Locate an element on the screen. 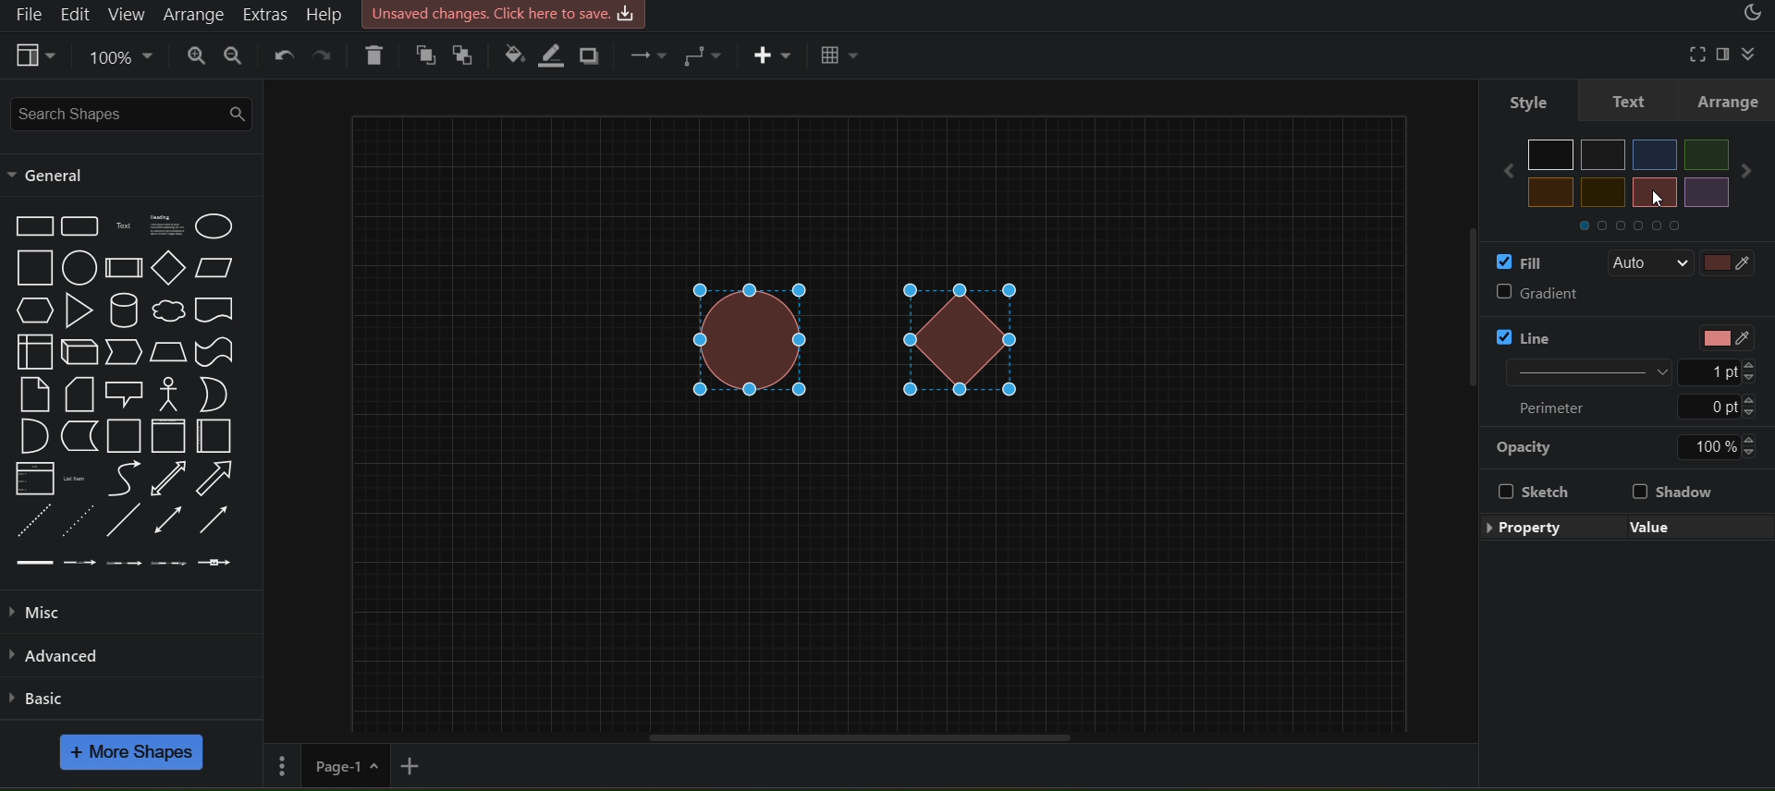 This screenshot has width=1775, height=791.  is located at coordinates (1708, 154).